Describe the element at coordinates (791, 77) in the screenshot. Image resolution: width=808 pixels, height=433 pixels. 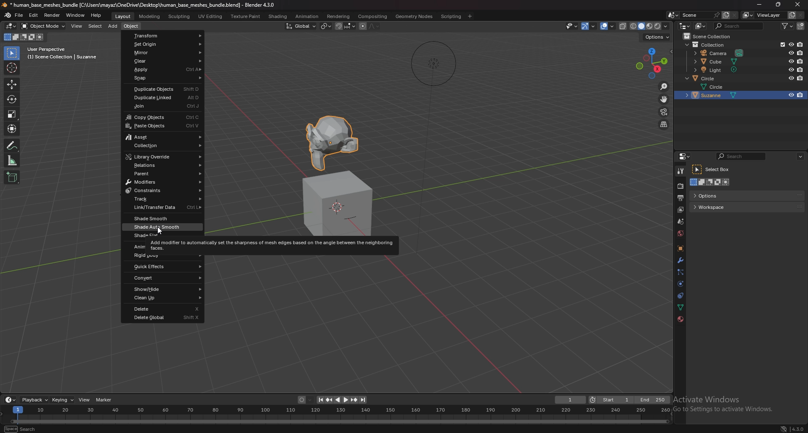
I see `hide in viewport` at that location.